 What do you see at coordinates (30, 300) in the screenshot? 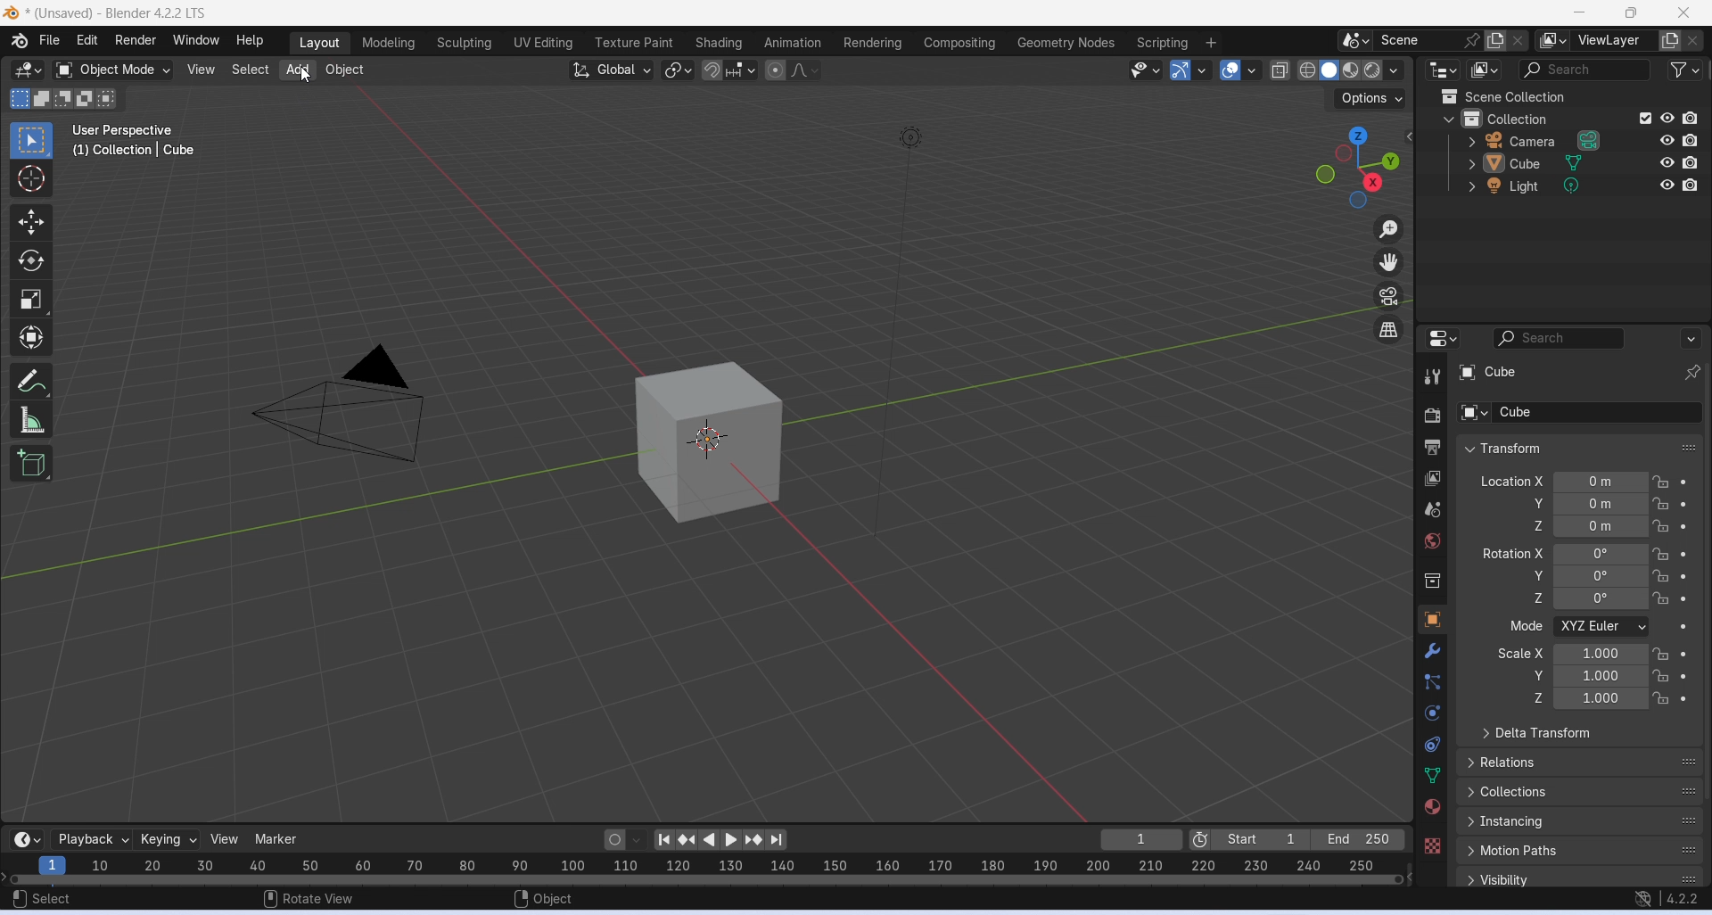
I see `Scale` at bounding box center [30, 300].